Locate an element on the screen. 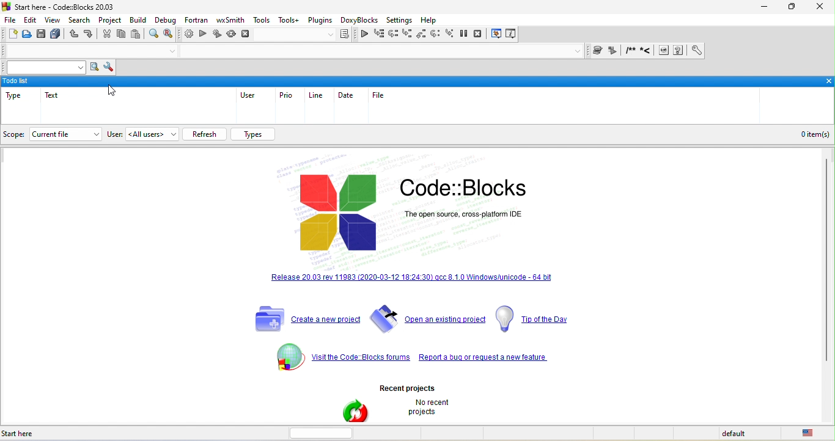 This screenshot has height=441, width=835. text is located at coordinates (61, 101).